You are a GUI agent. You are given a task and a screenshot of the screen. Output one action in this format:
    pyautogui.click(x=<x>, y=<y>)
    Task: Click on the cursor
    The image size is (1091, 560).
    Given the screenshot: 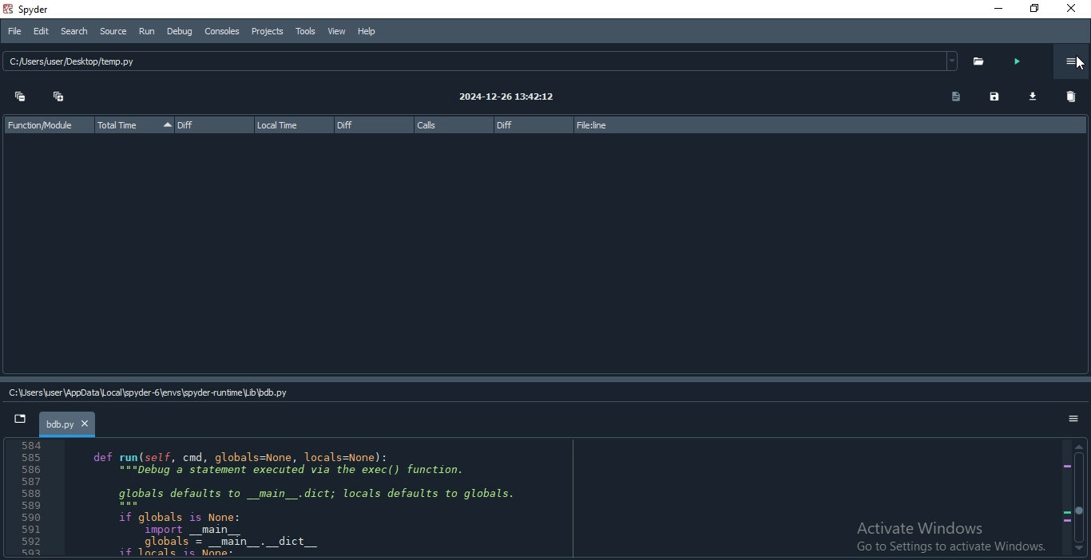 What is the action you would take?
    pyautogui.click(x=1078, y=62)
    